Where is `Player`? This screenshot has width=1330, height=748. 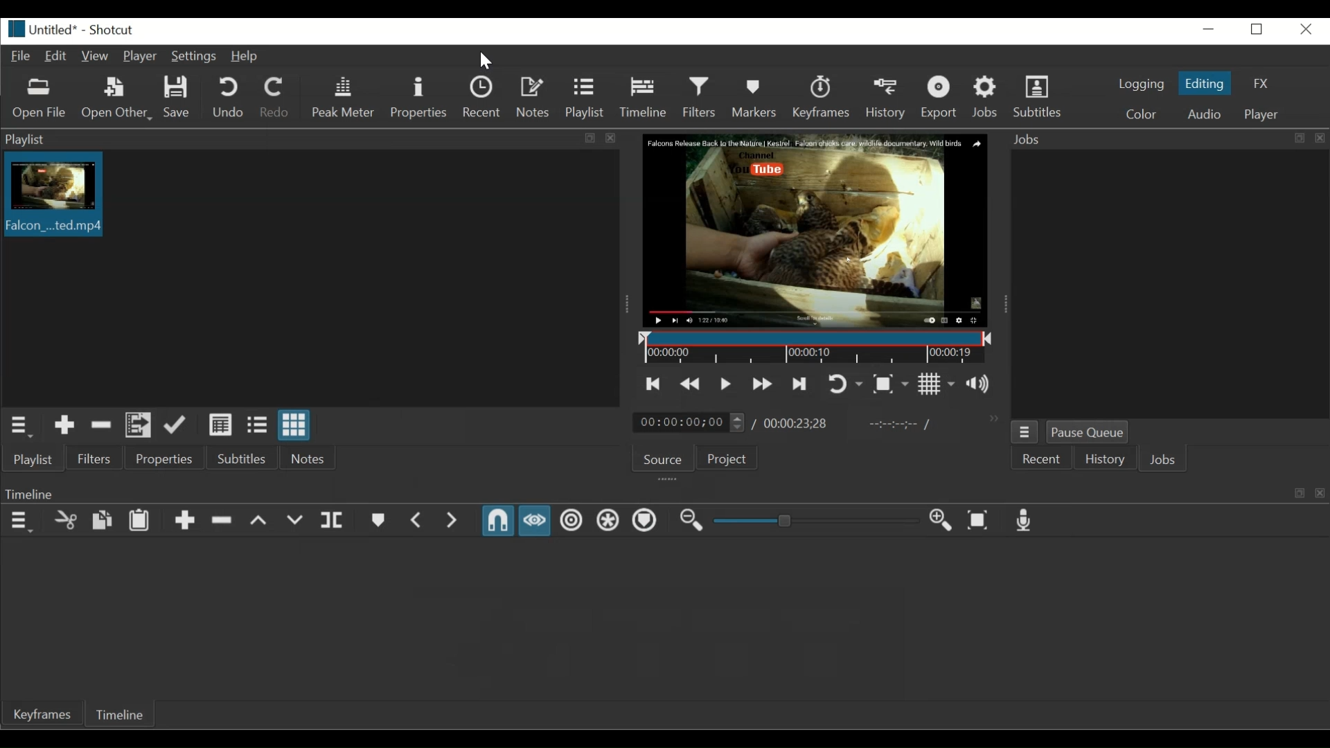
Player is located at coordinates (1259, 114).